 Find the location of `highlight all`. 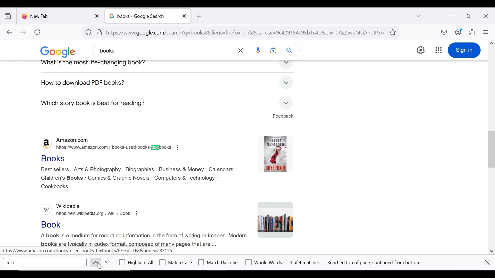

highlight all is located at coordinates (137, 263).